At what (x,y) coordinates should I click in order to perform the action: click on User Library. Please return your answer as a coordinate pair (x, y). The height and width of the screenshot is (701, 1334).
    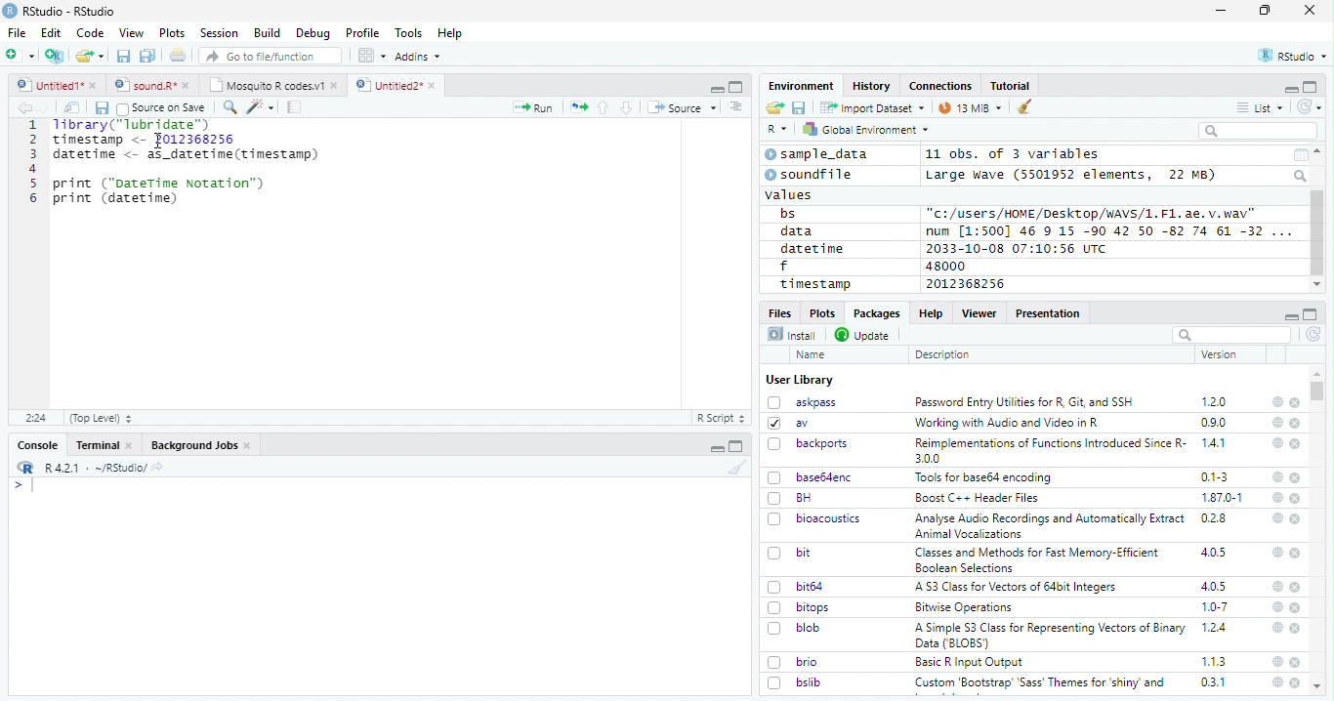
    Looking at the image, I should click on (800, 380).